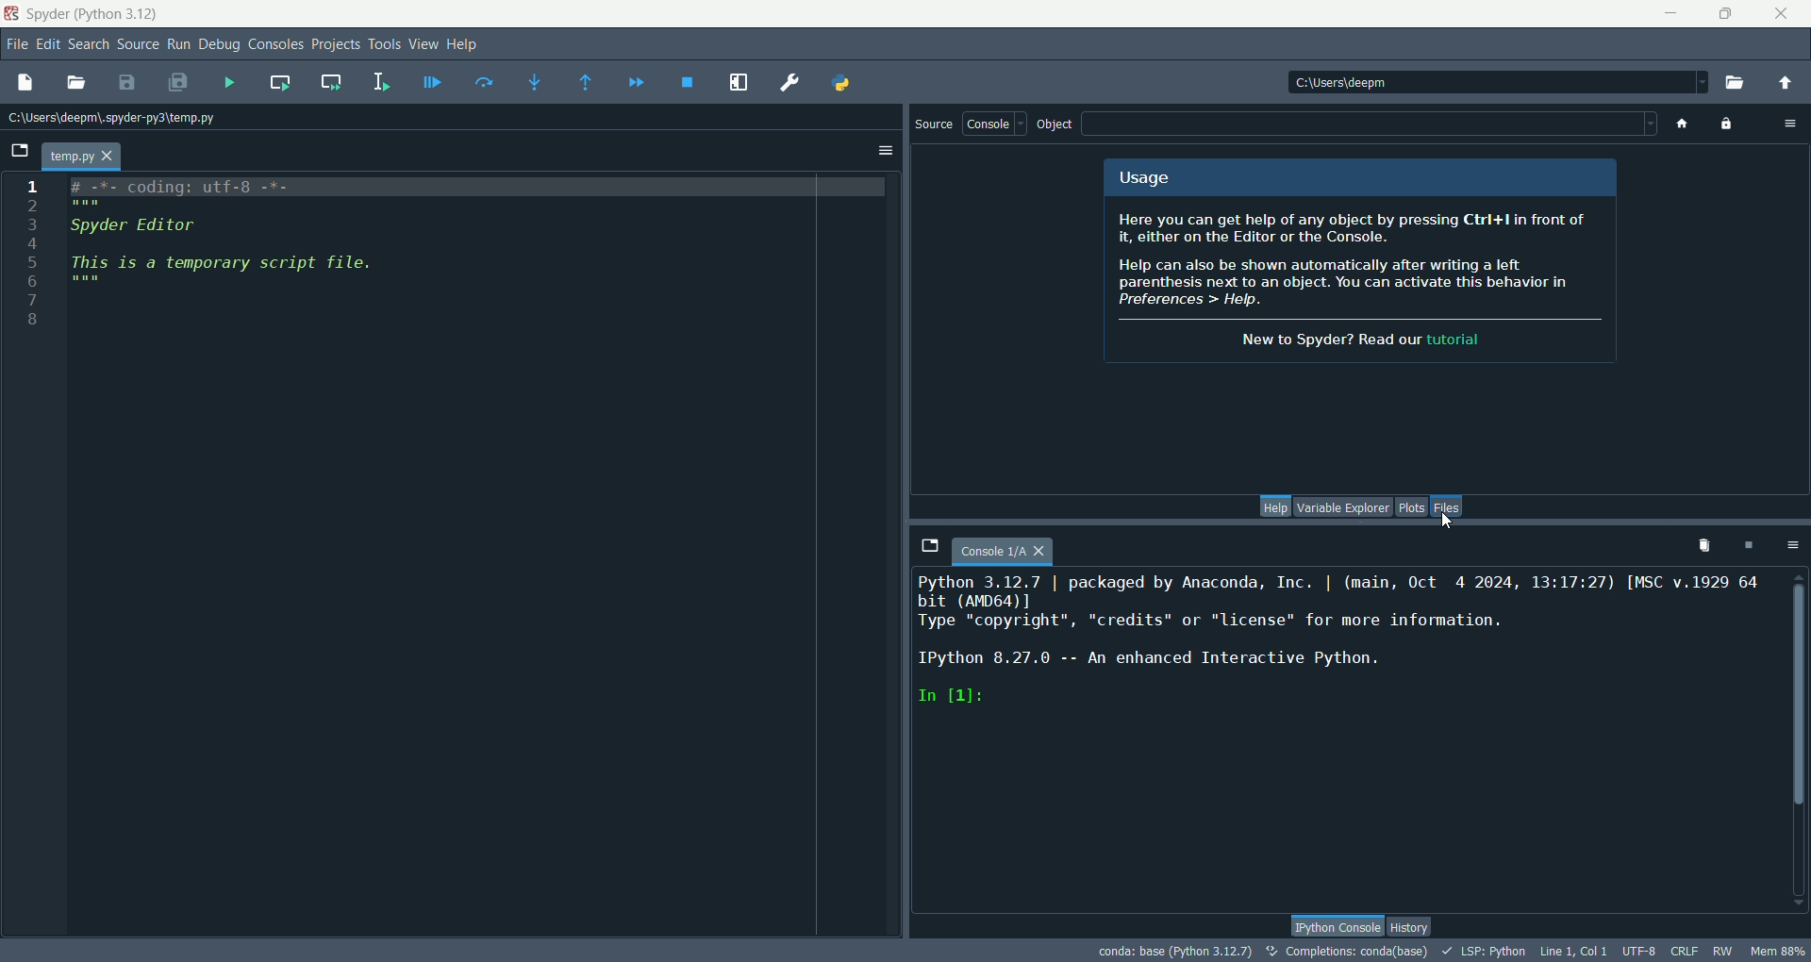  What do you see at coordinates (1487, 951) in the screenshot?
I see `LSP:PYTHON` at bounding box center [1487, 951].